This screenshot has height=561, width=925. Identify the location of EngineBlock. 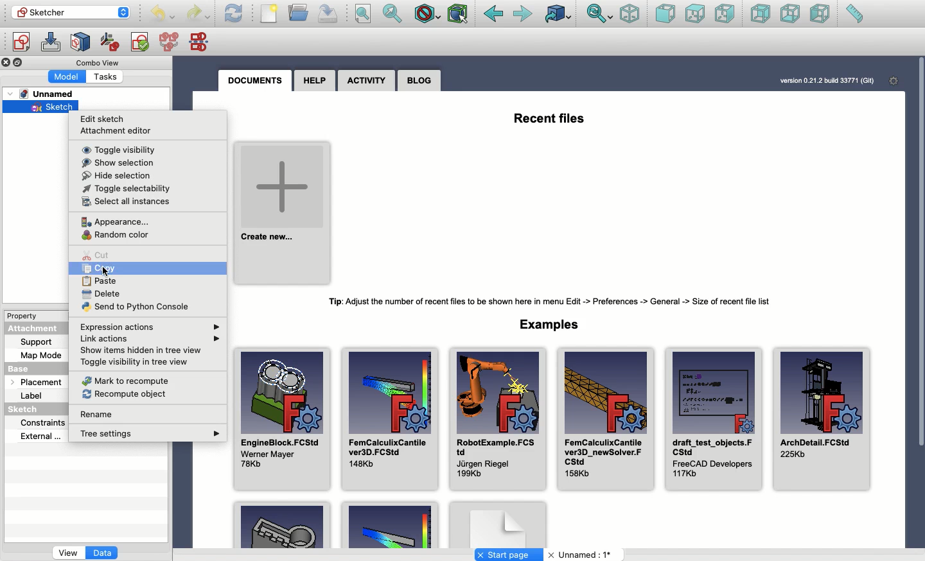
(281, 414).